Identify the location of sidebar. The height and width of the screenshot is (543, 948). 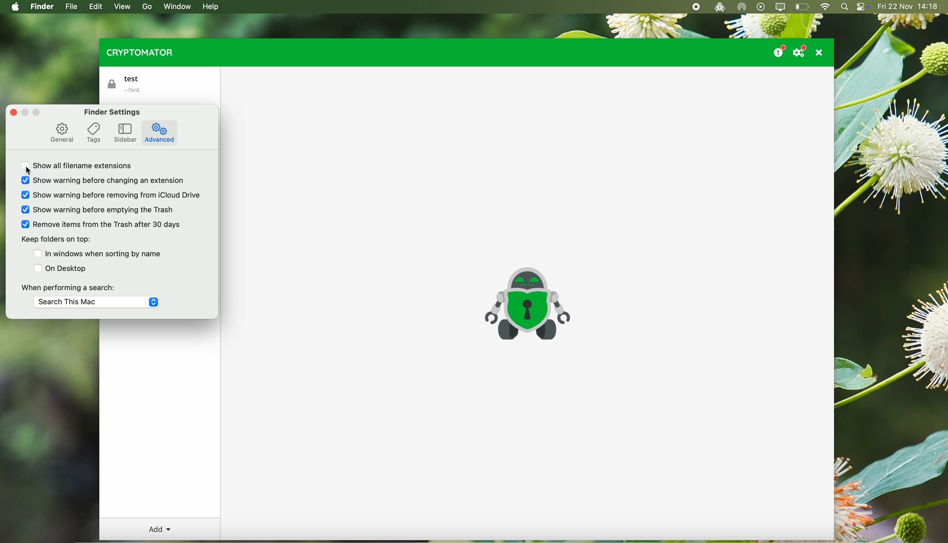
(126, 133).